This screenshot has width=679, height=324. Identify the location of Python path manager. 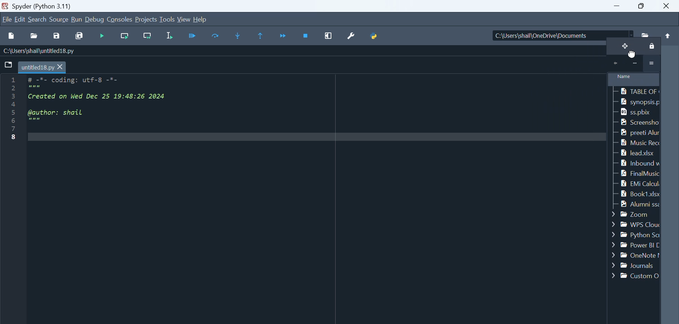
(375, 34).